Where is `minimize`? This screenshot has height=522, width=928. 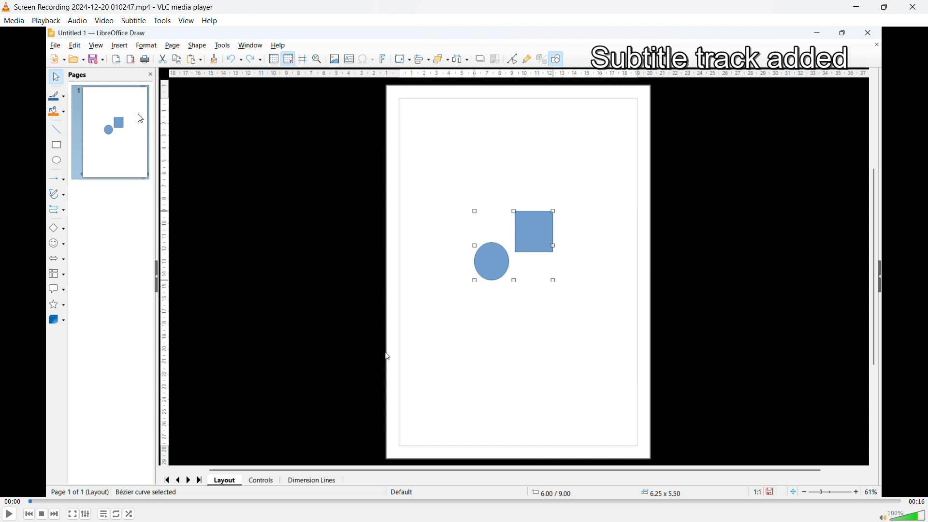
minimize is located at coordinates (814, 32).